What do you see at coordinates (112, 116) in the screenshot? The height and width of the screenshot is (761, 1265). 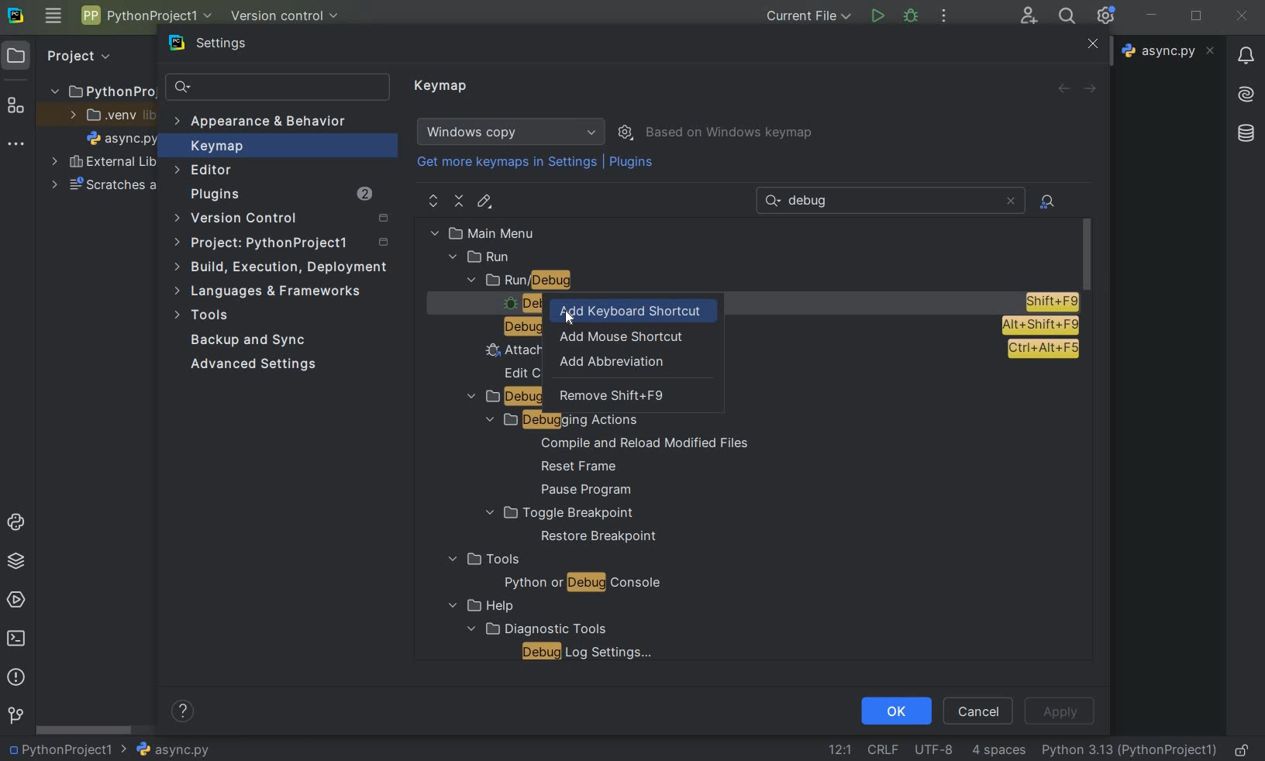 I see `.venv` at bounding box center [112, 116].